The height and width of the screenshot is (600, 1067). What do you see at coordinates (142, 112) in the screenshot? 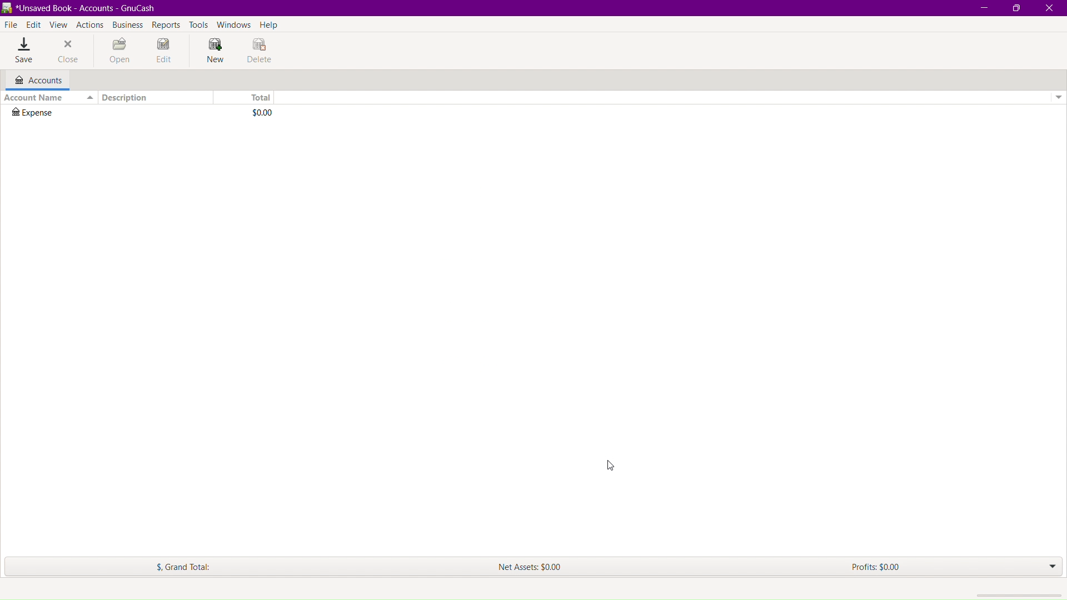
I see `Expense` at bounding box center [142, 112].